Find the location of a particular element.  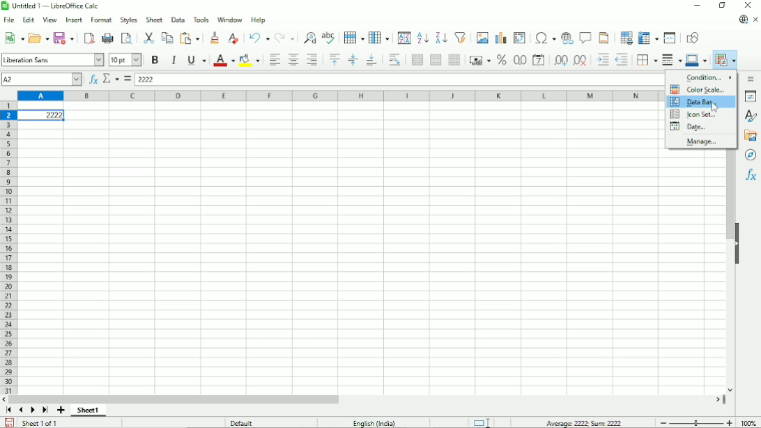

Insert or edit pivot table is located at coordinates (520, 38).